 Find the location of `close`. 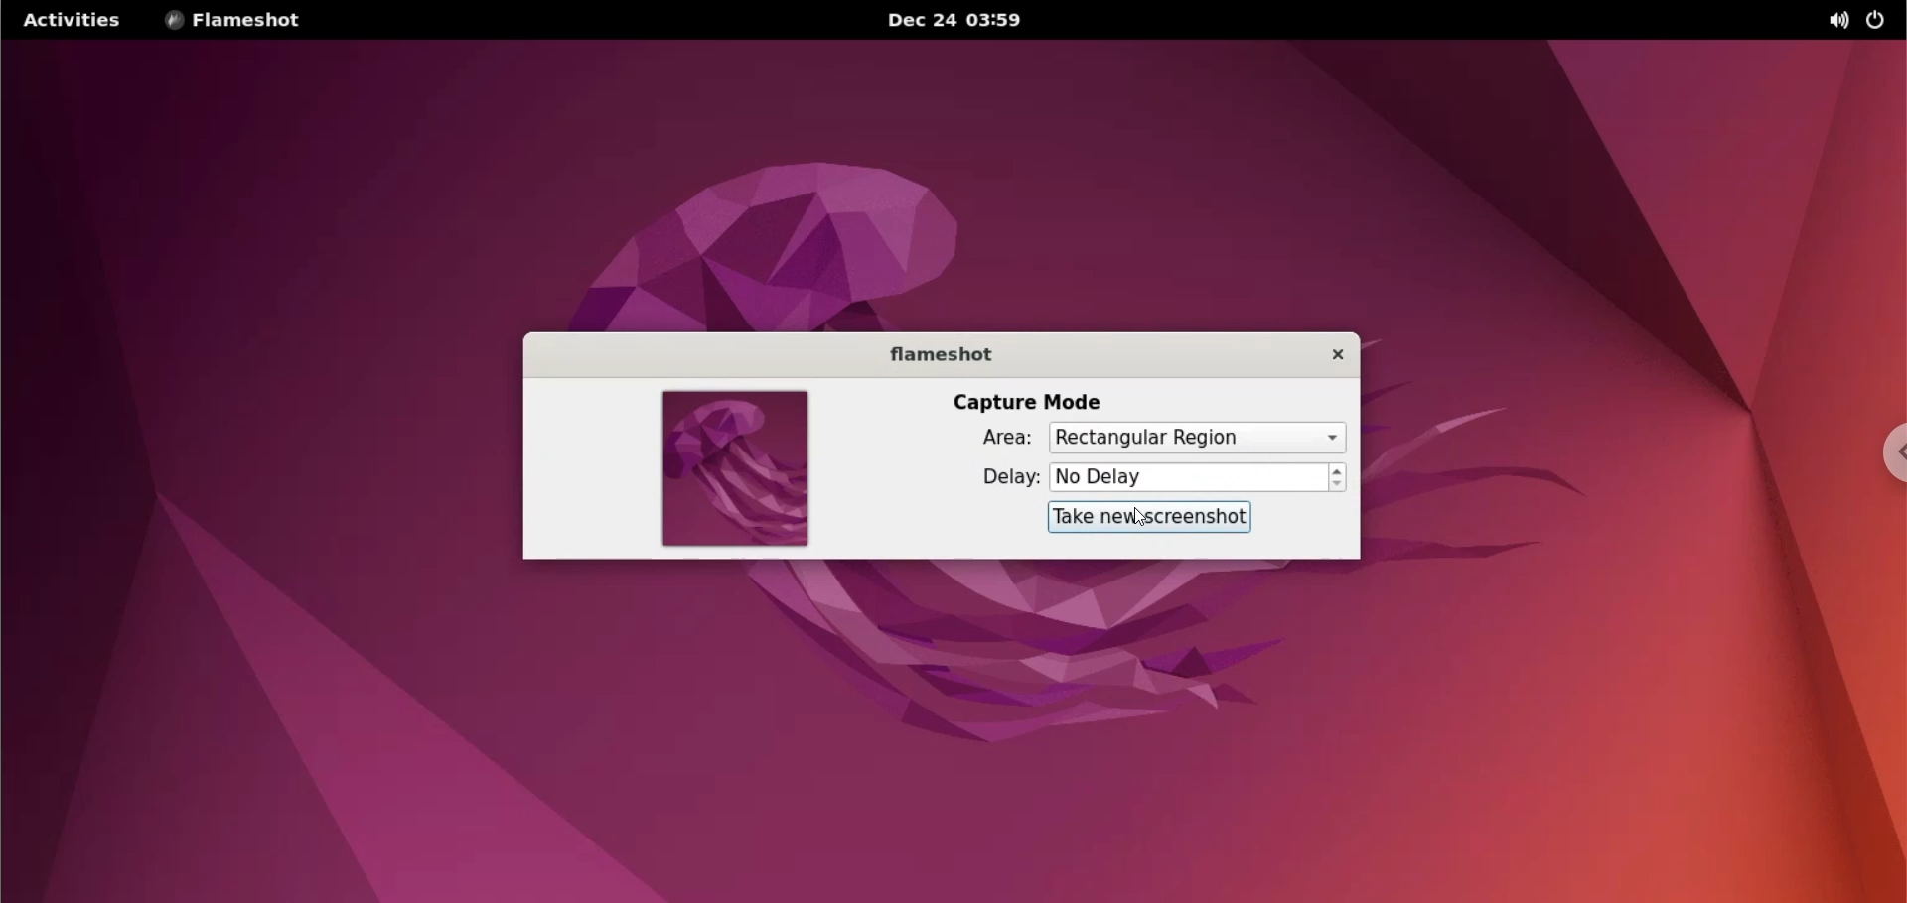

close is located at coordinates (1332, 355).